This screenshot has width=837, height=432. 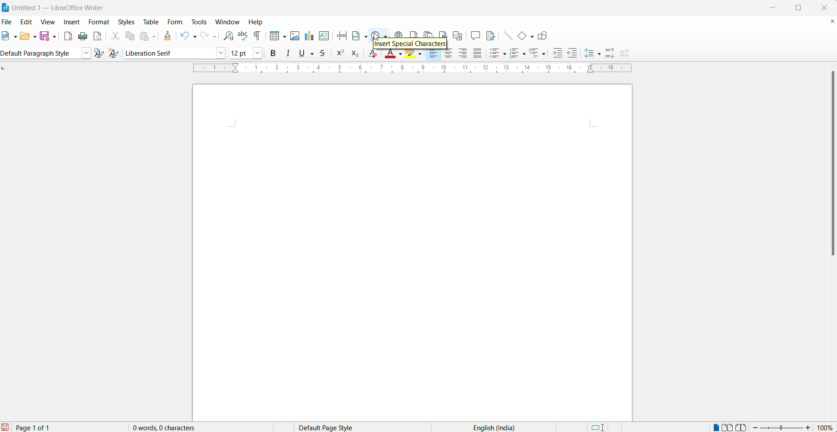 What do you see at coordinates (411, 253) in the screenshot?
I see `page` at bounding box center [411, 253].